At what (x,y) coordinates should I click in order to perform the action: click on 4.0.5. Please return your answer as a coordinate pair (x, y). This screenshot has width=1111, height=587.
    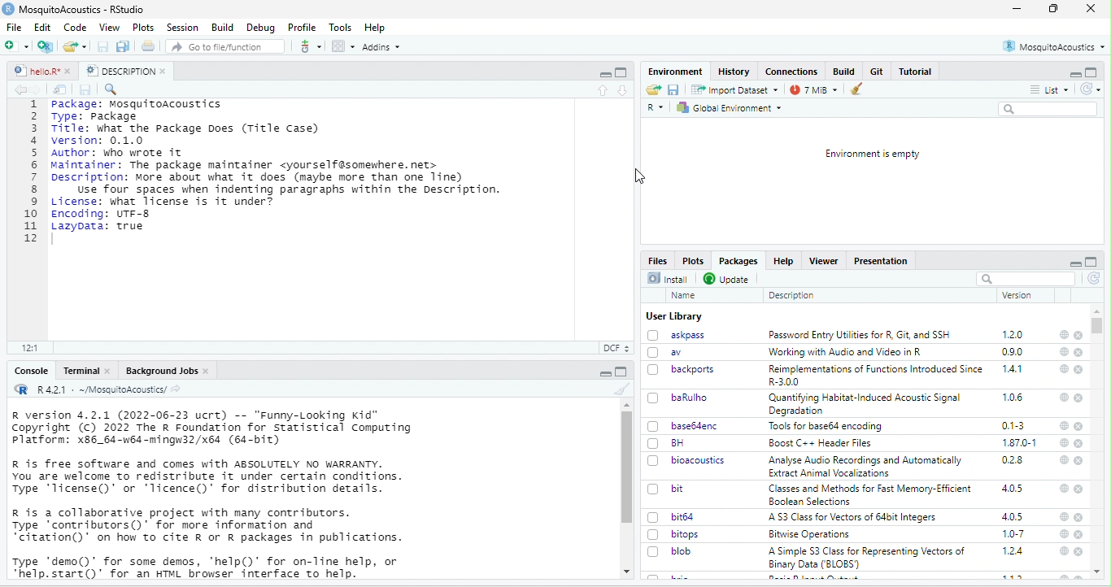
    Looking at the image, I should click on (1013, 517).